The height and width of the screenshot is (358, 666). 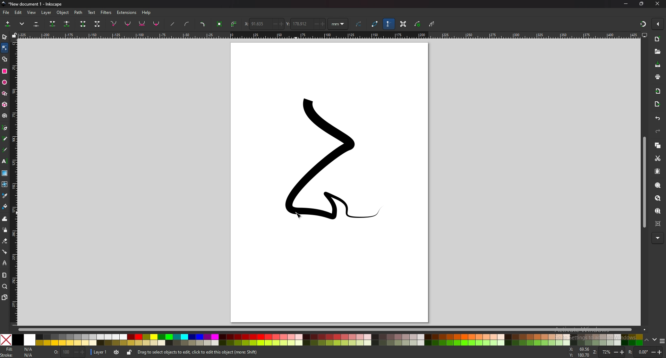 I want to click on stroke, so click(x=17, y=355).